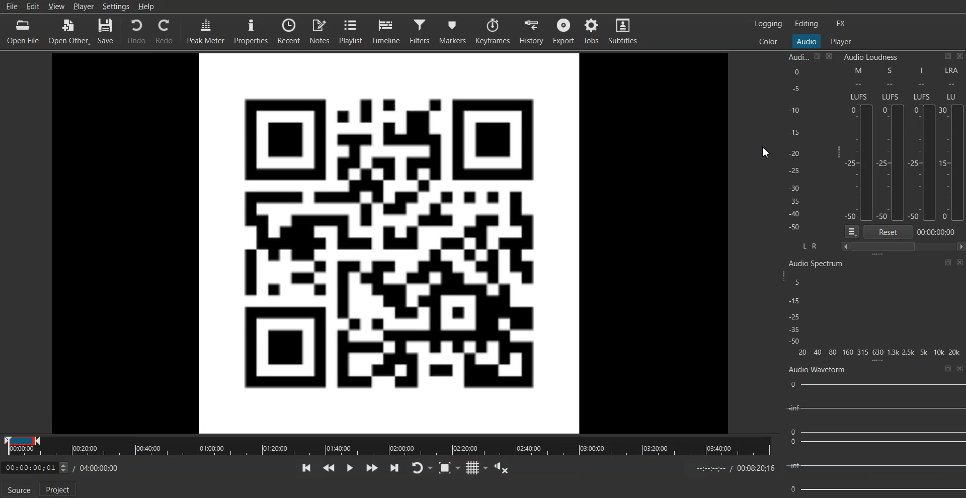 The image size is (966, 498). I want to click on Undo, so click(137, 32).